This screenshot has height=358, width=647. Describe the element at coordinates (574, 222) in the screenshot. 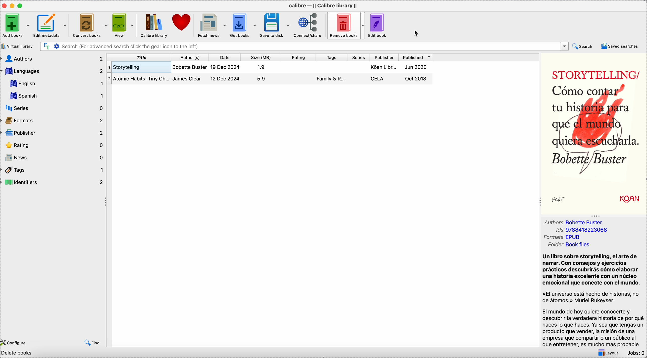

I see `authors Bobette Buster` at that location.